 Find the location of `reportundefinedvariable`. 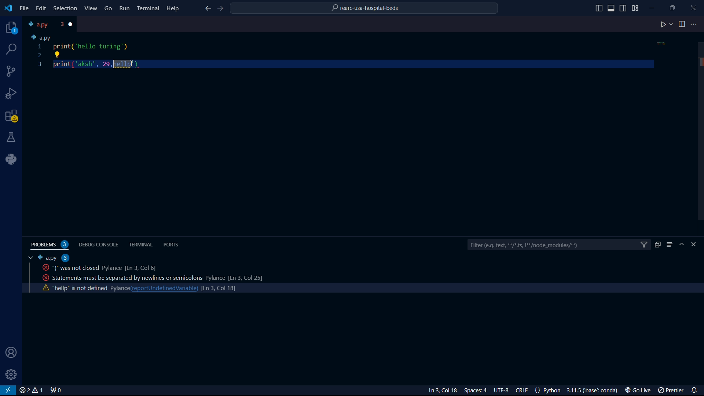

reportundefinedvariable is located at coordinates (165, 288).